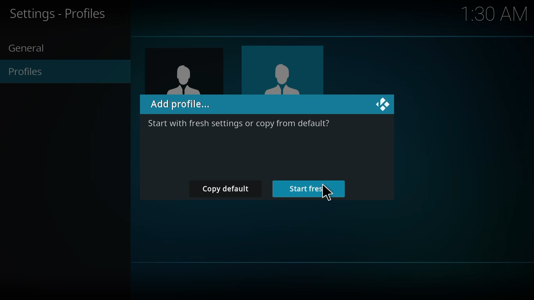 Image resolution: width=534 pixels, height=300 pixels. I want to click on info, so click(242, 125).